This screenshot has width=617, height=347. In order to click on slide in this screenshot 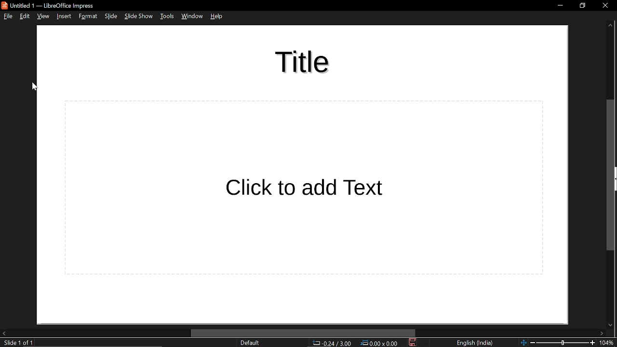, I will do `click(112, 16)`.